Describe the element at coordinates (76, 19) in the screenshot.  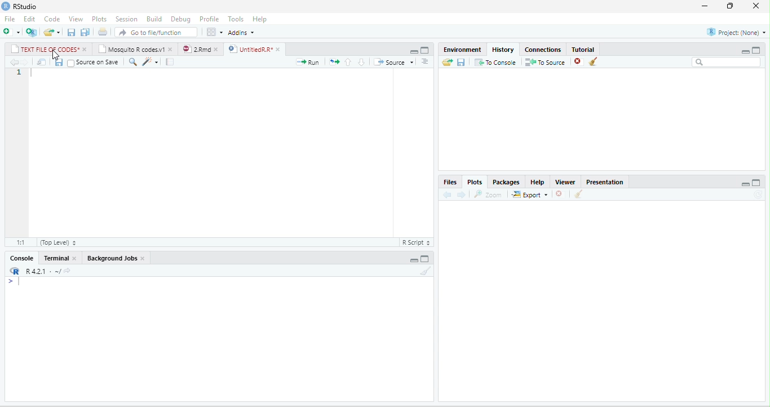
I see `View` at that location.